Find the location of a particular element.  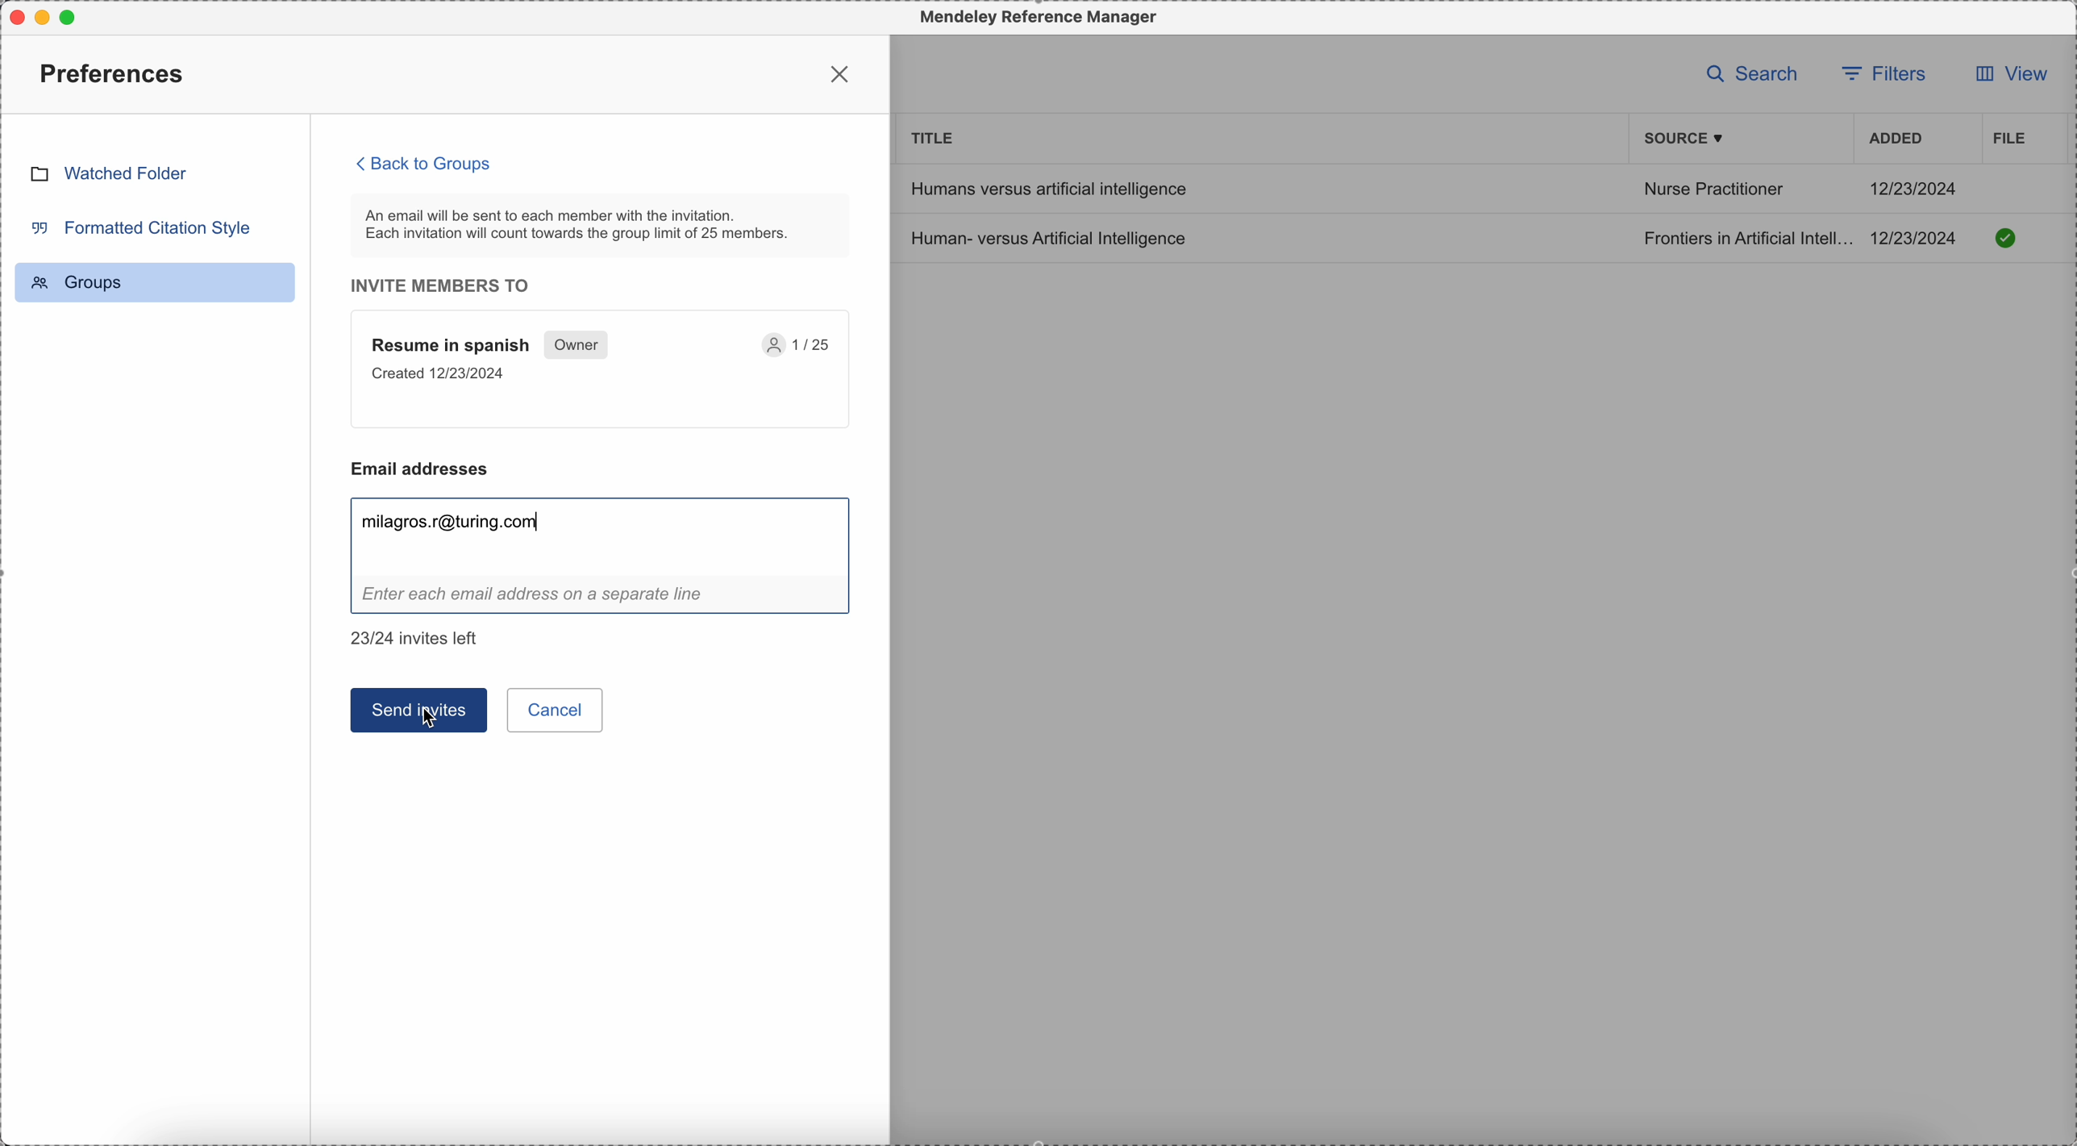

Nurse Practitioner is located at coordinates (1713, 192).